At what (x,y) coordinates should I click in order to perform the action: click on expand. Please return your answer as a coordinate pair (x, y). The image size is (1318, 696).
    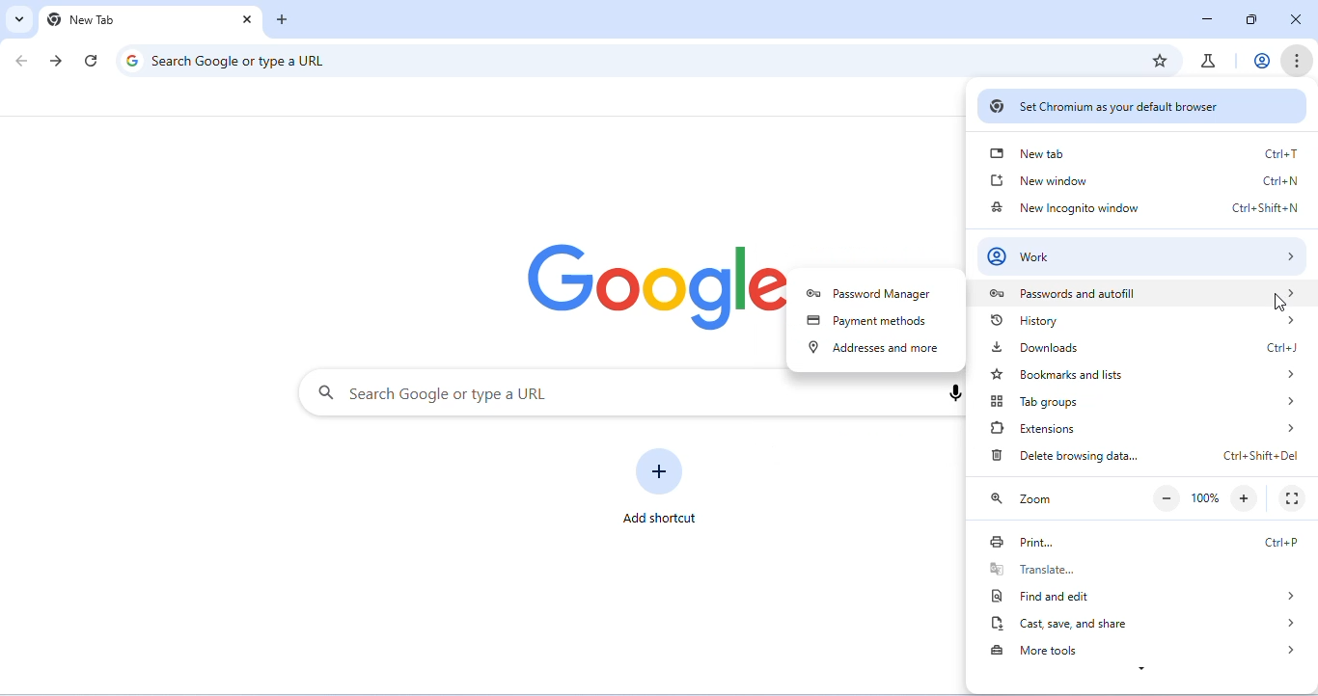
    Looking at the image, I should click on (1145, 672).